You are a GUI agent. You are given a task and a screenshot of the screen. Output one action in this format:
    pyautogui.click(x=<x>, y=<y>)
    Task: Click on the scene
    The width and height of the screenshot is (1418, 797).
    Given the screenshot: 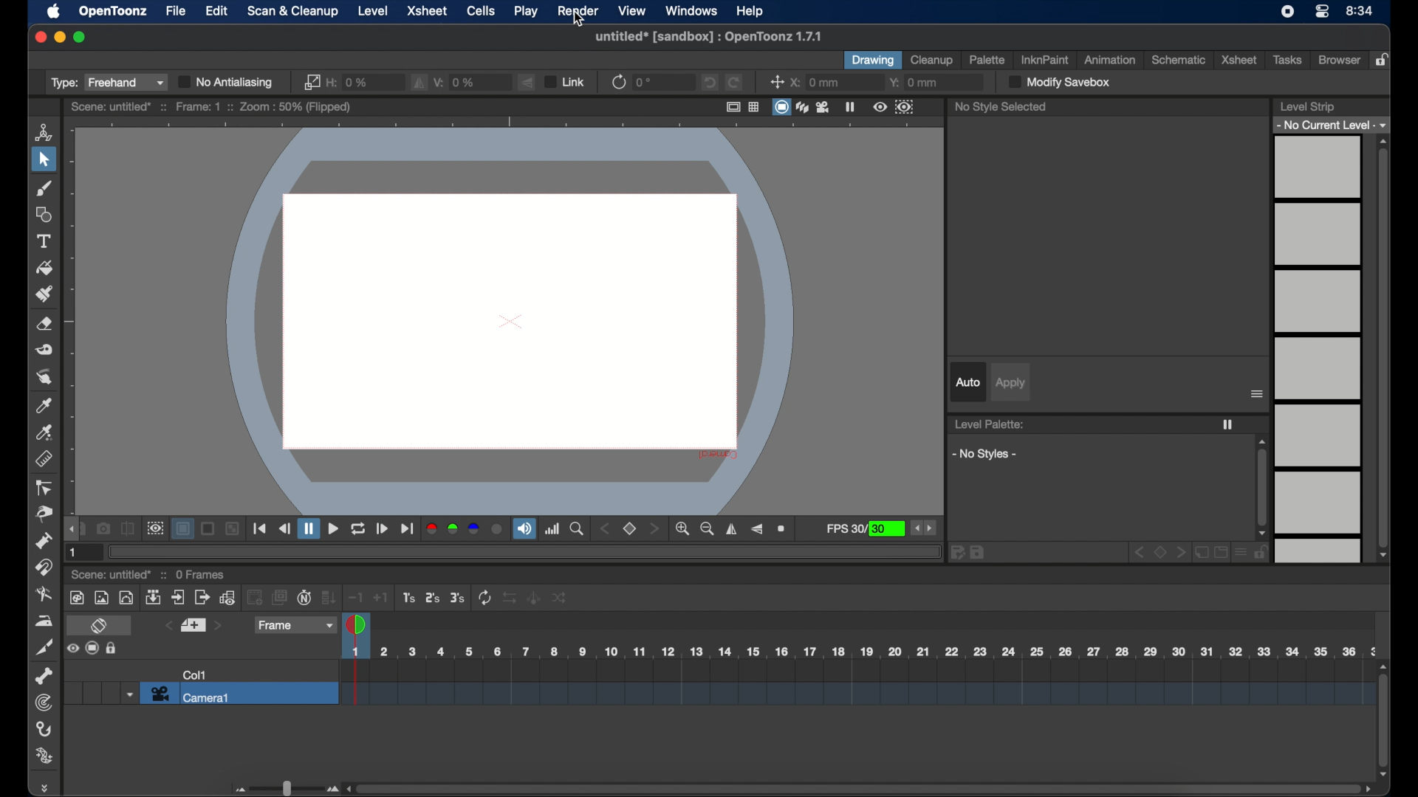 What is the action you would take?
    pyautogui.click(x=856, y=684)
    